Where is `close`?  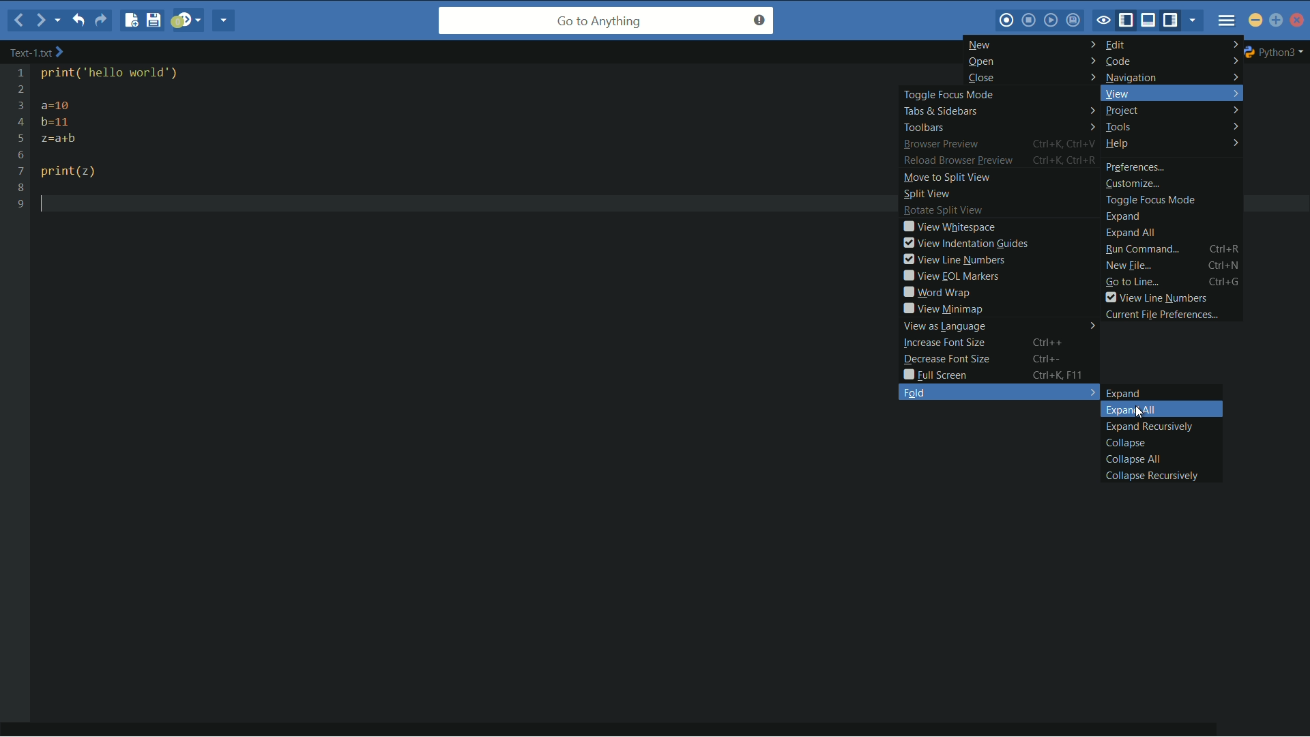
close is located at coordinates (1029, 78).